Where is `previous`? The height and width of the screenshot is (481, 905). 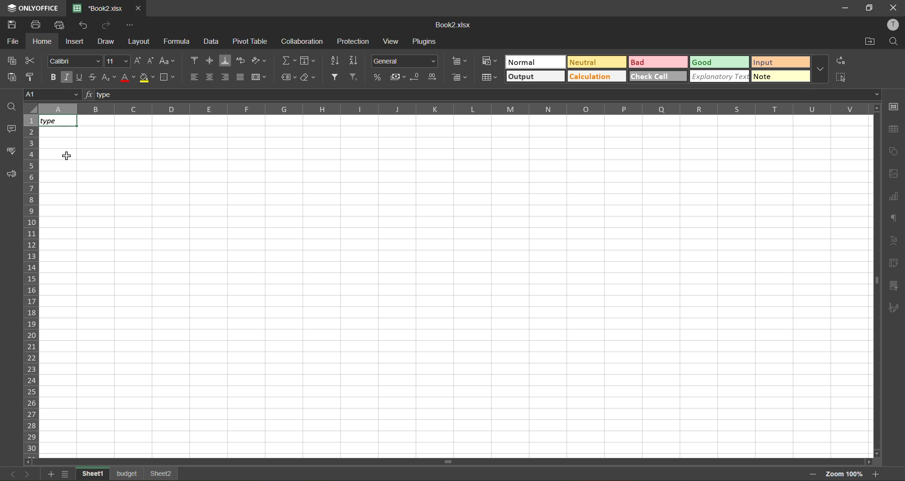 previous is located at coordinates (9, 475).